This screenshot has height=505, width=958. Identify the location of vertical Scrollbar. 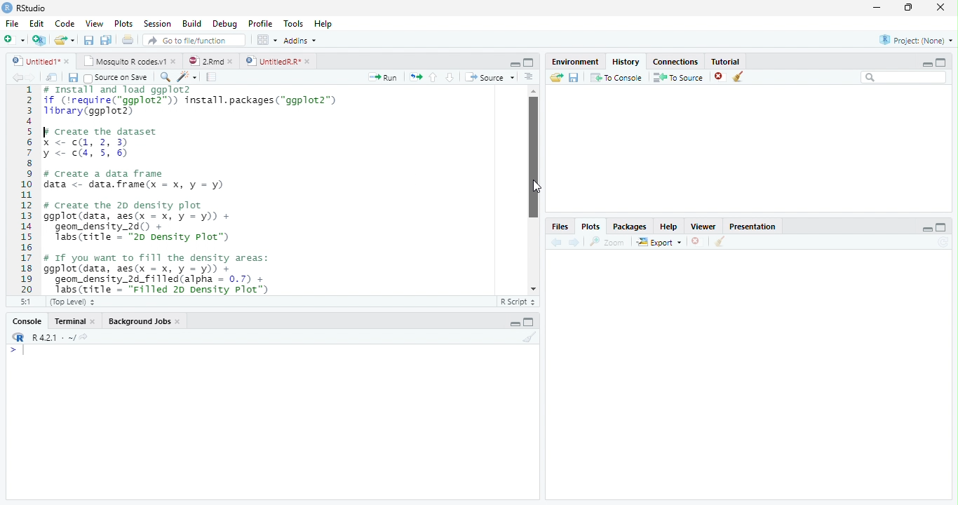
(532, 157).